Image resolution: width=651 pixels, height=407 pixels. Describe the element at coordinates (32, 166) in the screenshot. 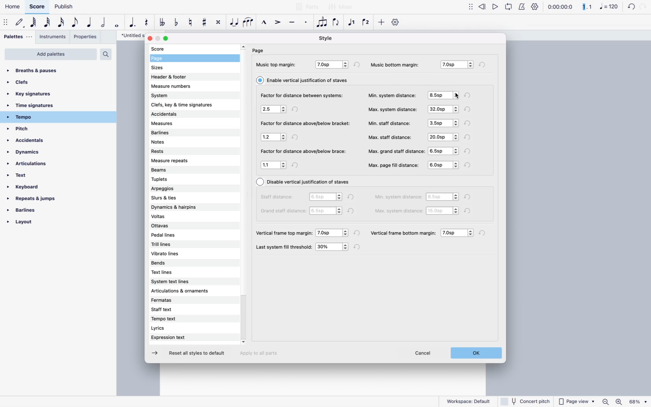

I see `articulations` at that location.